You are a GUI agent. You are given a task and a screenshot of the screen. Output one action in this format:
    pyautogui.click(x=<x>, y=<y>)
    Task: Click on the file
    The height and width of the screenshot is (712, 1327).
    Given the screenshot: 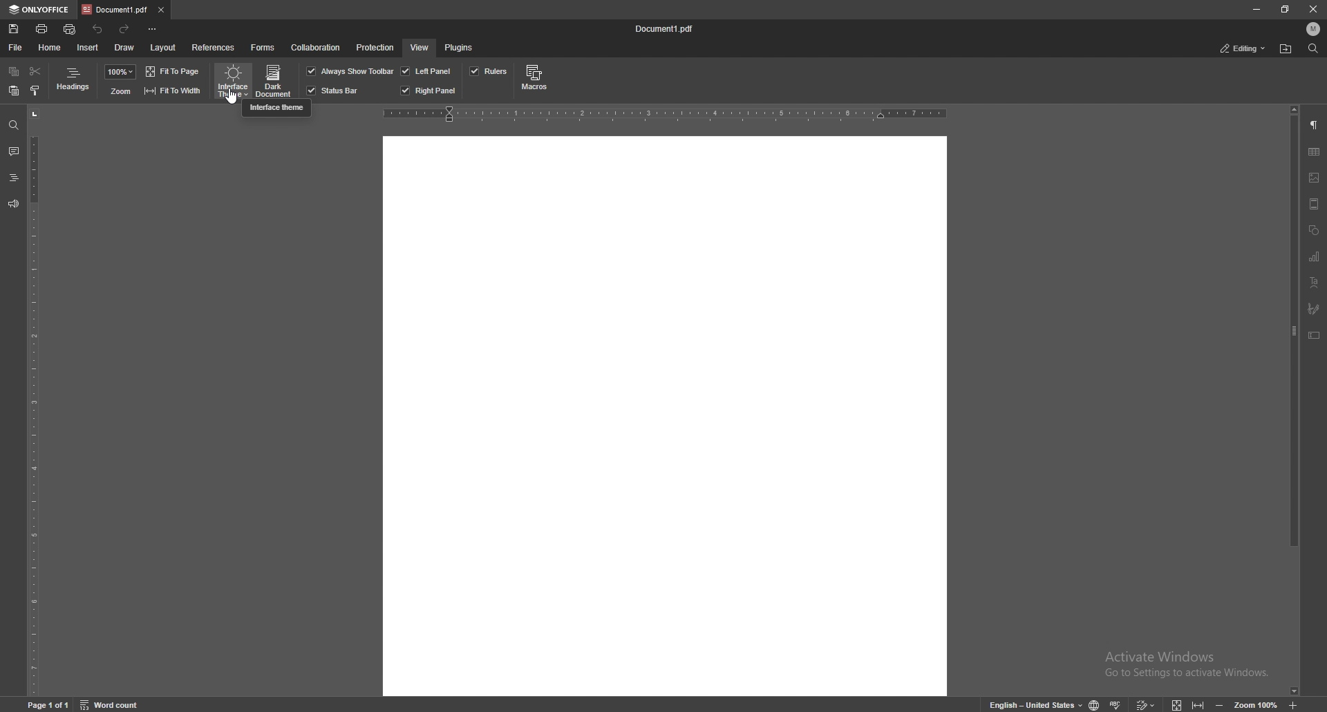 What is the action you would take?
    pyautogui.click(x=16, y=48)
    